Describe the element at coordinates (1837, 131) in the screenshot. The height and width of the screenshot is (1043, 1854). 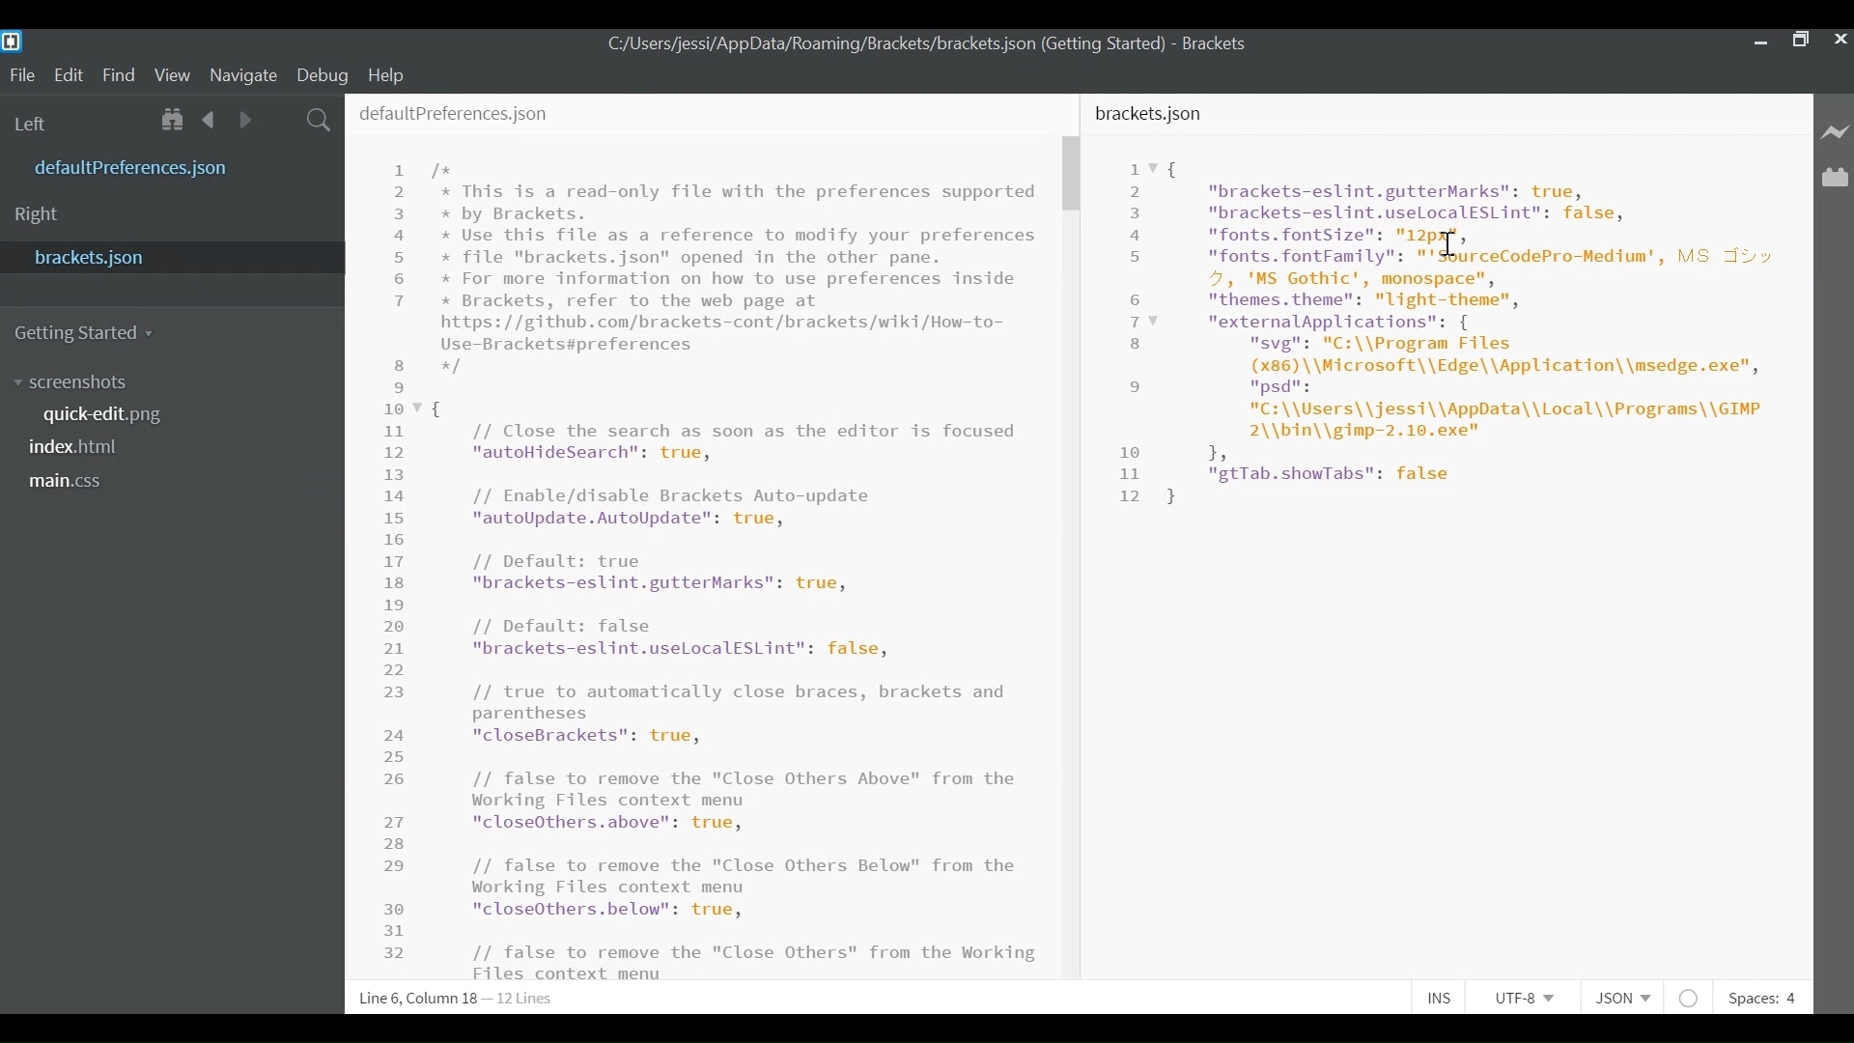
I see `Live Preview` at that location.